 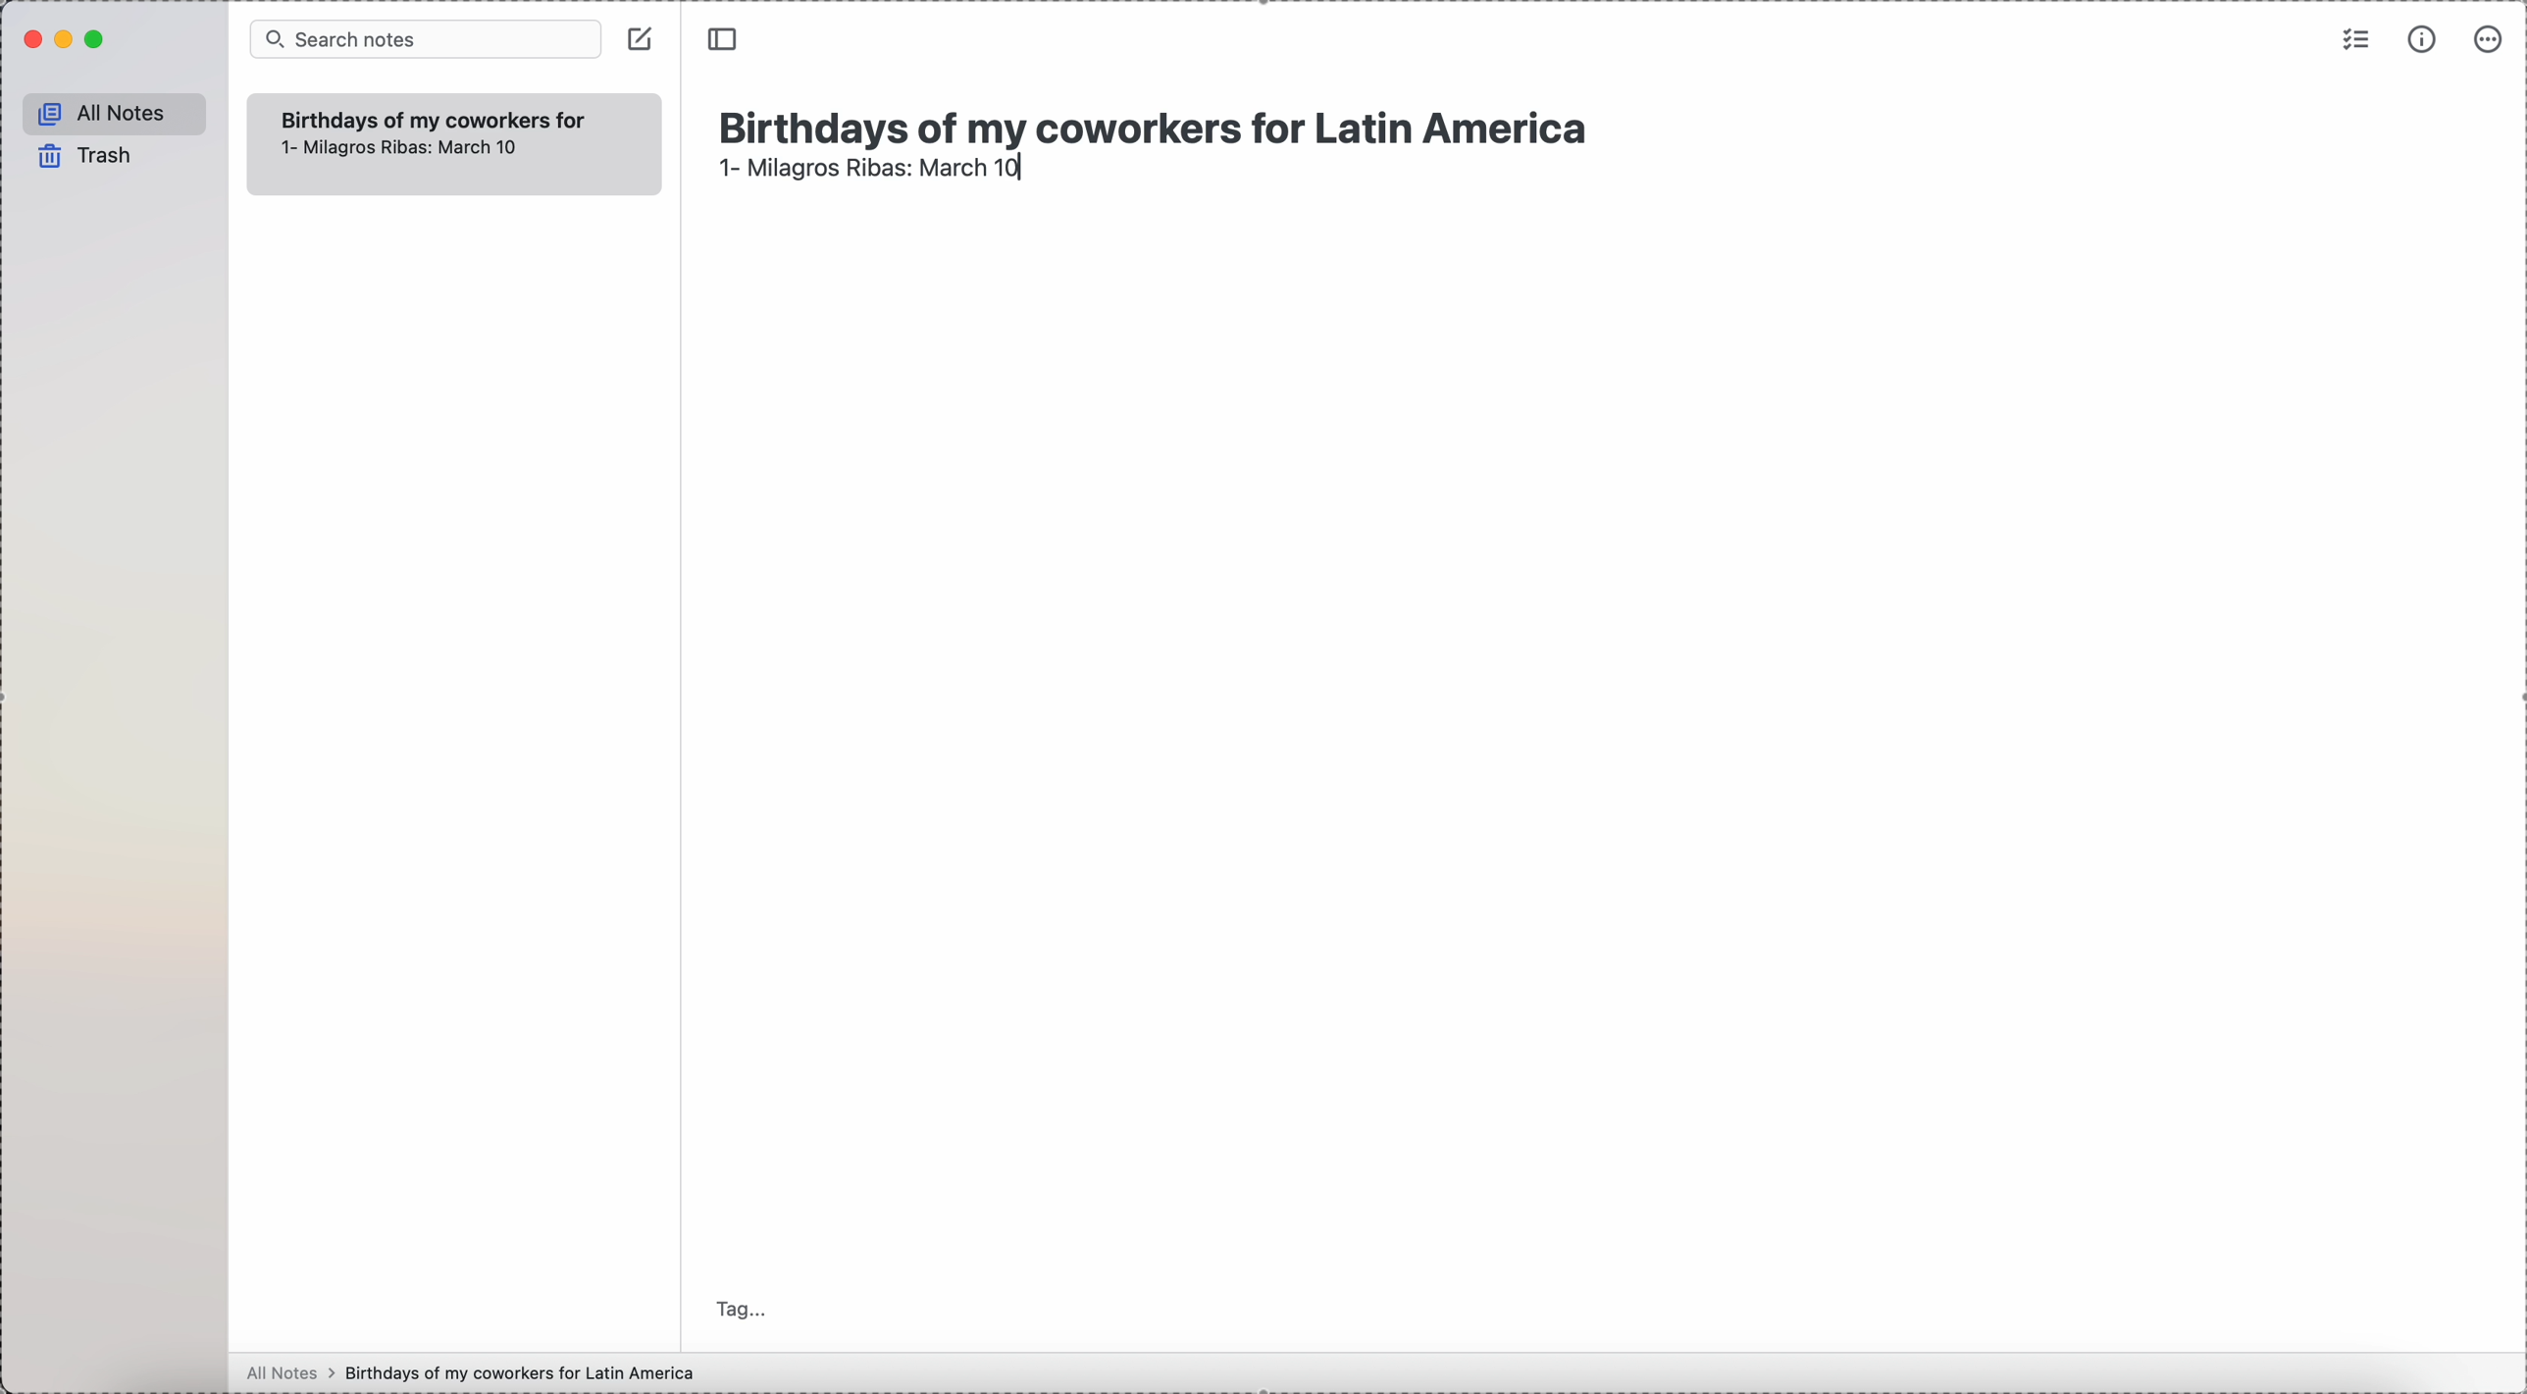 I want to click on minimize Simplenote, so click(x=68, y=41).